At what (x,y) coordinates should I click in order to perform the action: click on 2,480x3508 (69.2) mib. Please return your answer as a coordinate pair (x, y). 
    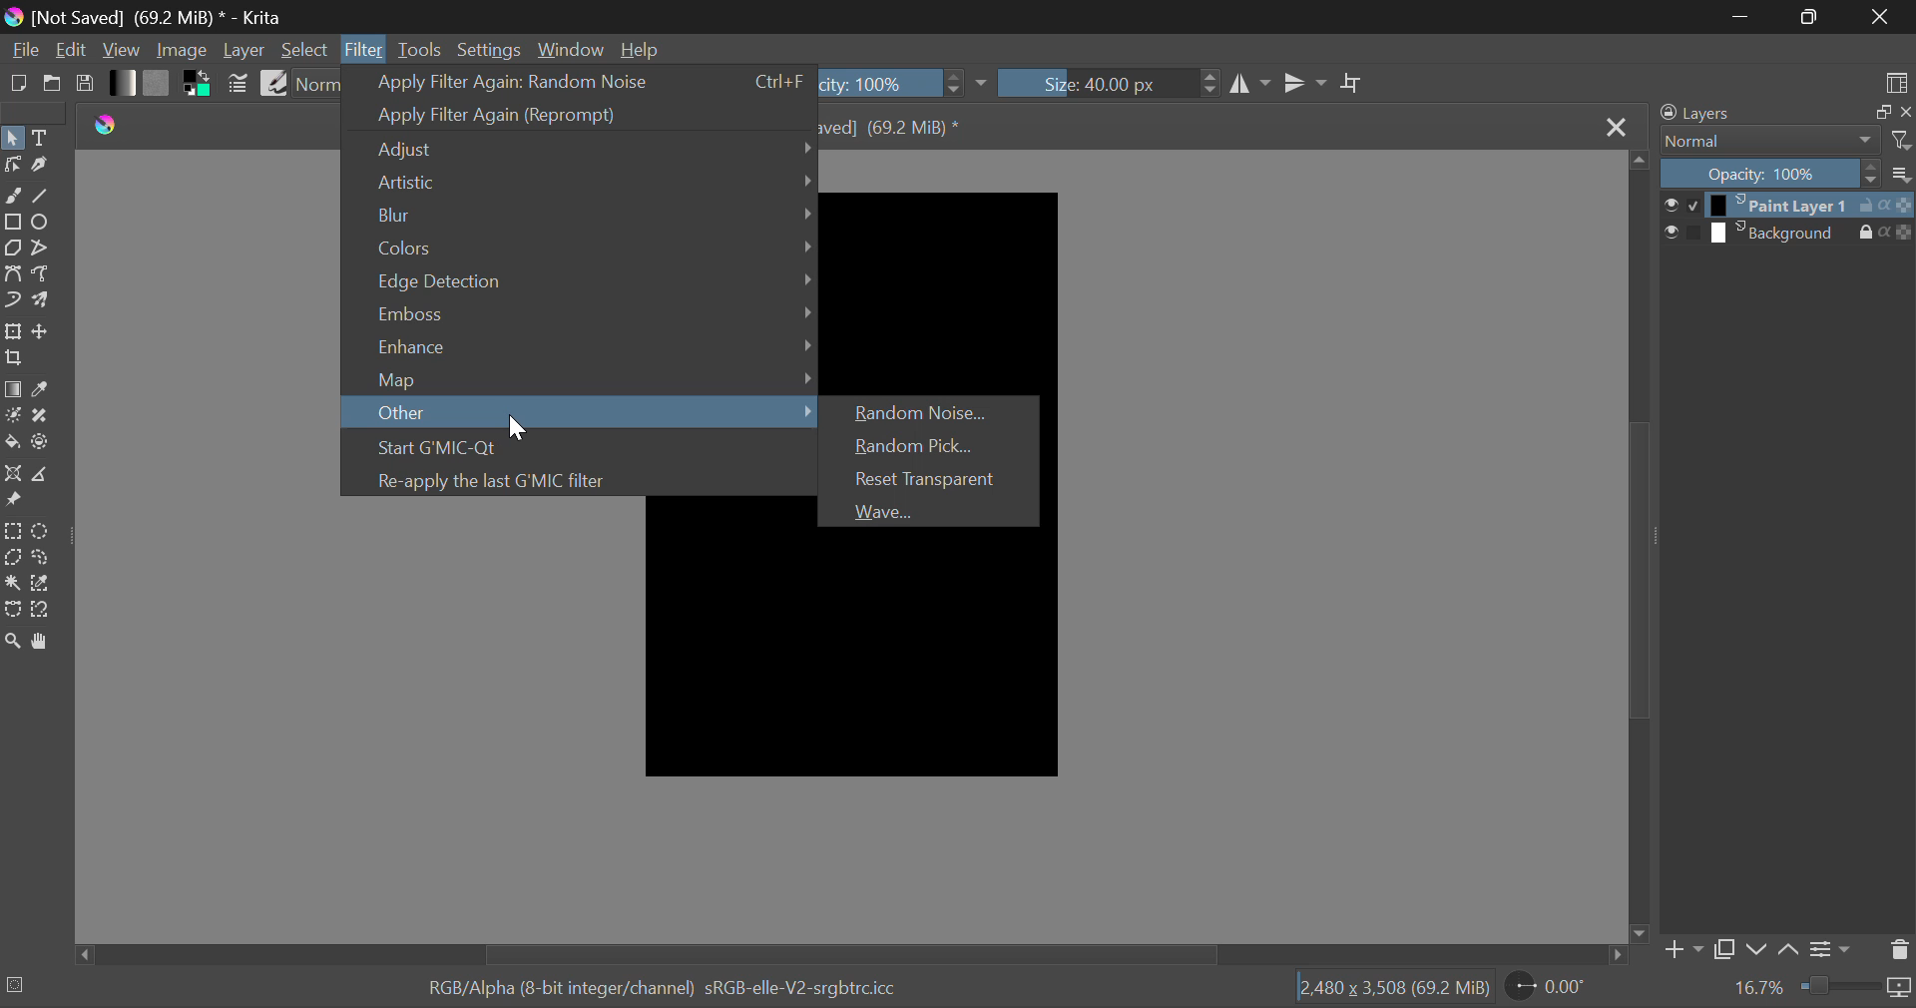
    Looking at the image, I should click on (1387, 991).